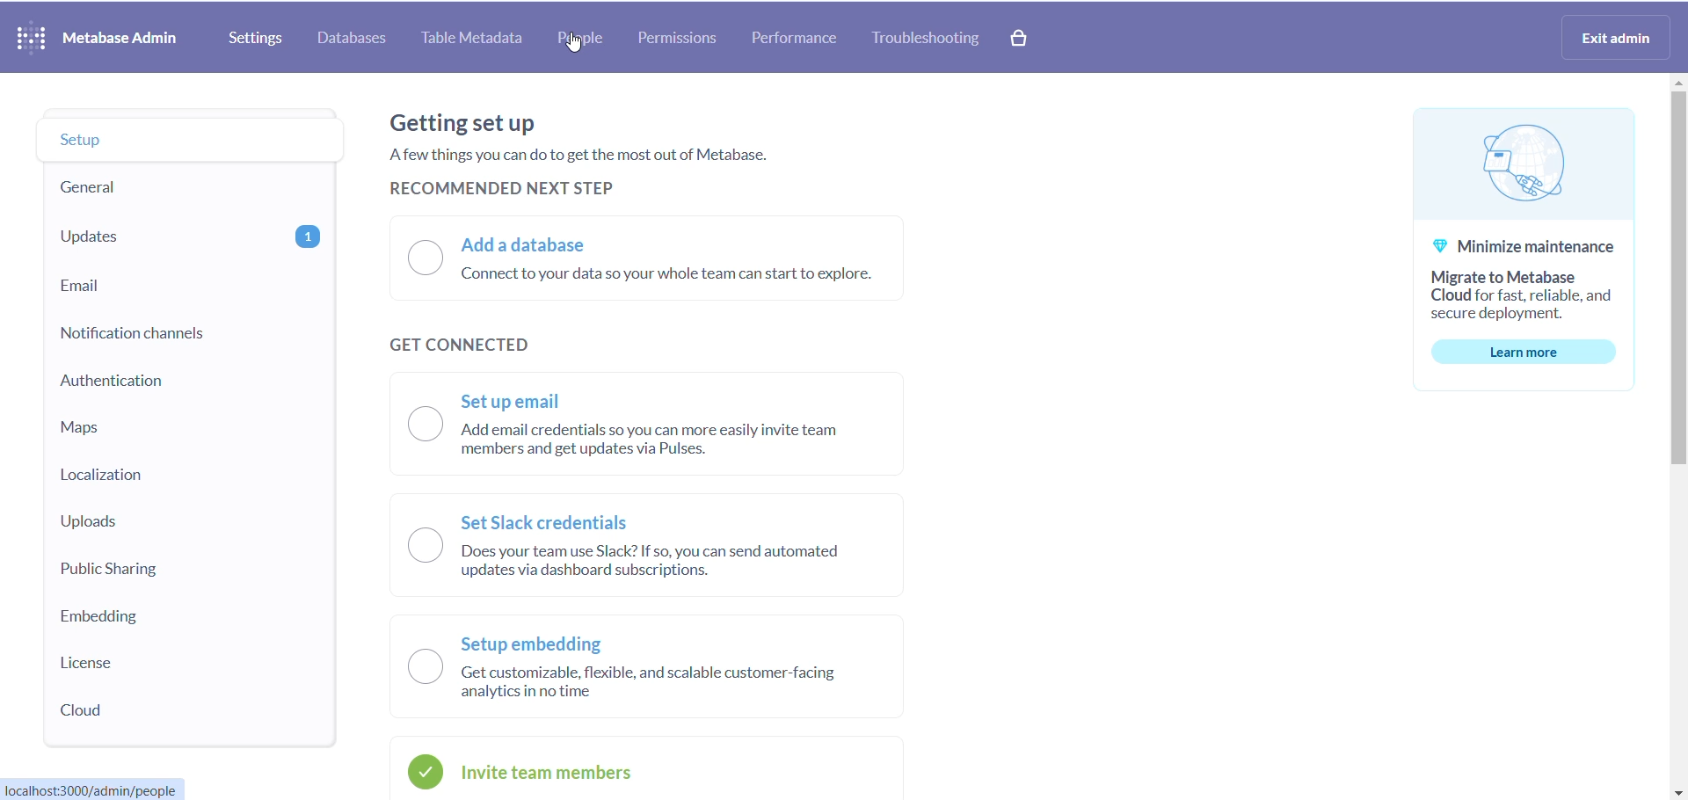 Image resolution: width=1688 pixels, height=800 pixels. Describe the element at coordinates (794, 38) in the screenshot. I see `performance` at that location.